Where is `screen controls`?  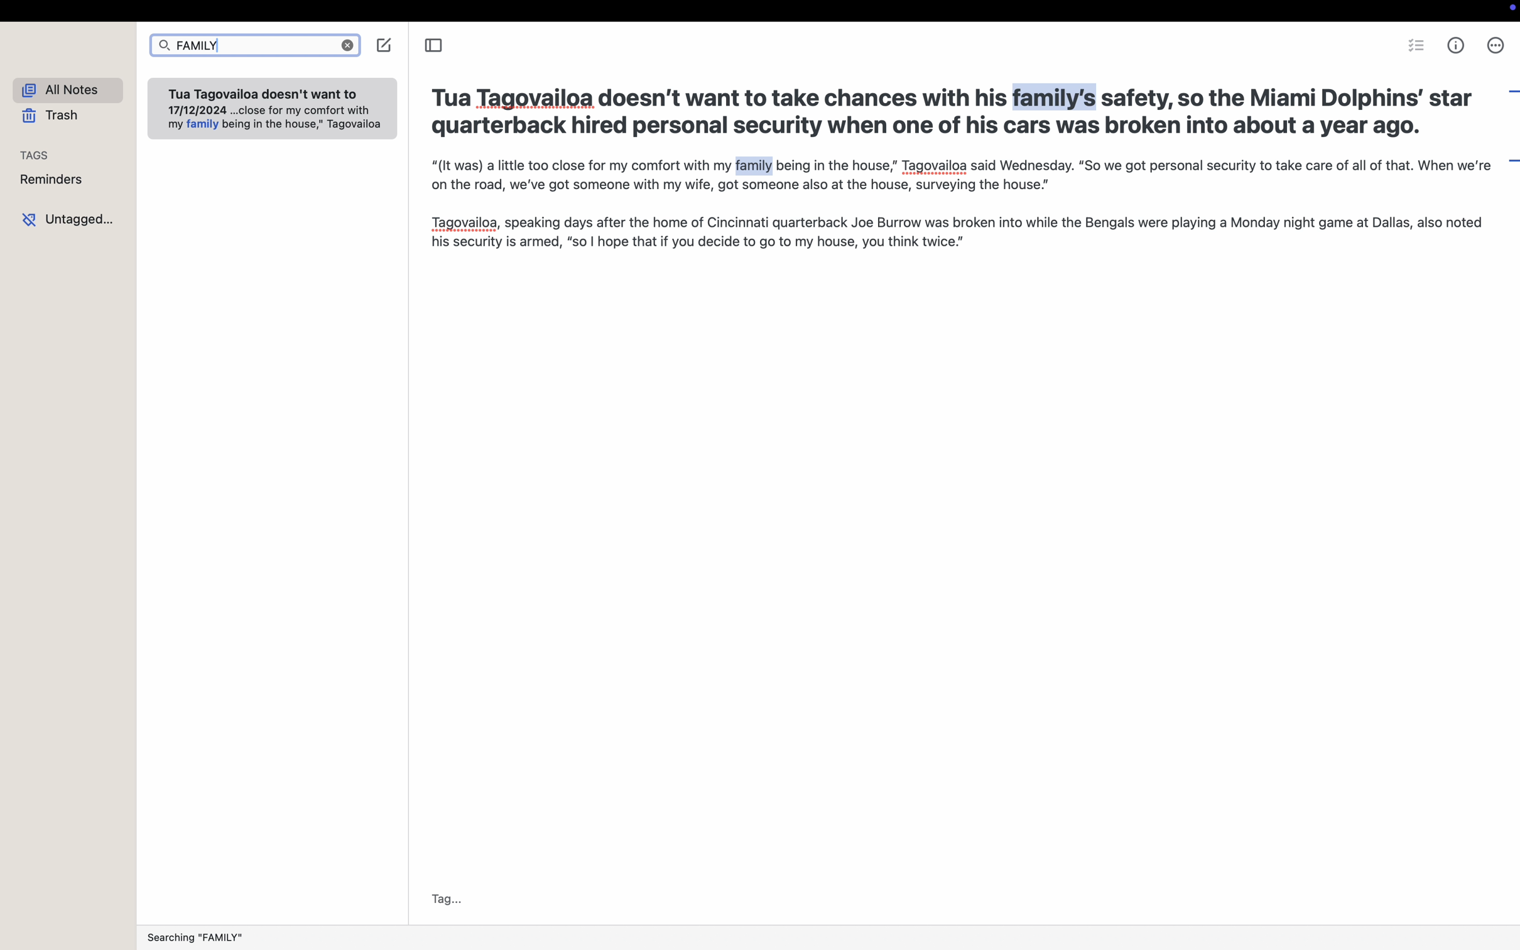 screen controls is located at coordinates (1509, 11).